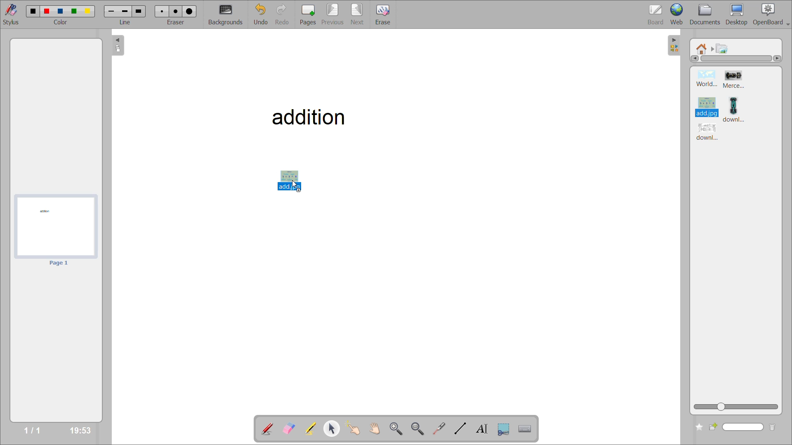 The width and height of the screenshot is (792, 445). I want to click on draw lines, so click(462, 429).